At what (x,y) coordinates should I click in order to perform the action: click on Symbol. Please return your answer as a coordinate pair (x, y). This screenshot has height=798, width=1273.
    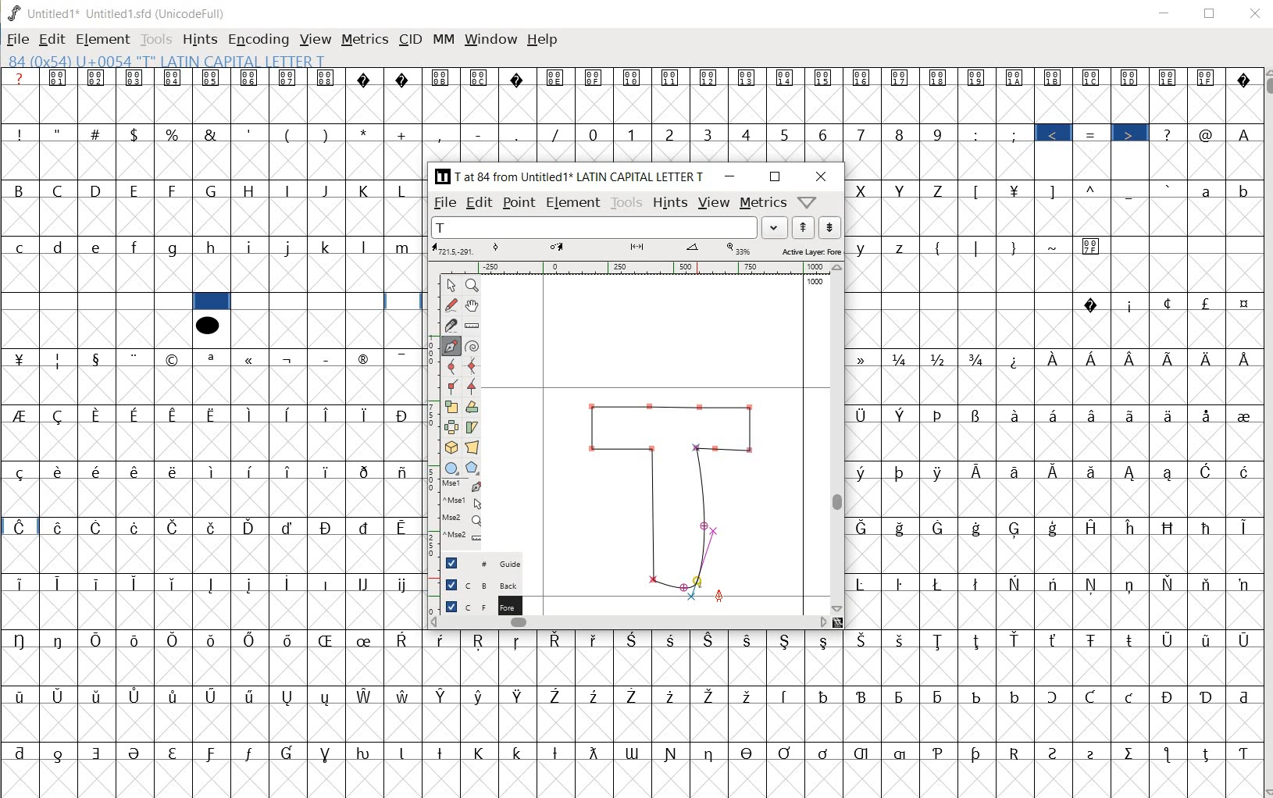
    Looking at the image, I should click on (137, 640).